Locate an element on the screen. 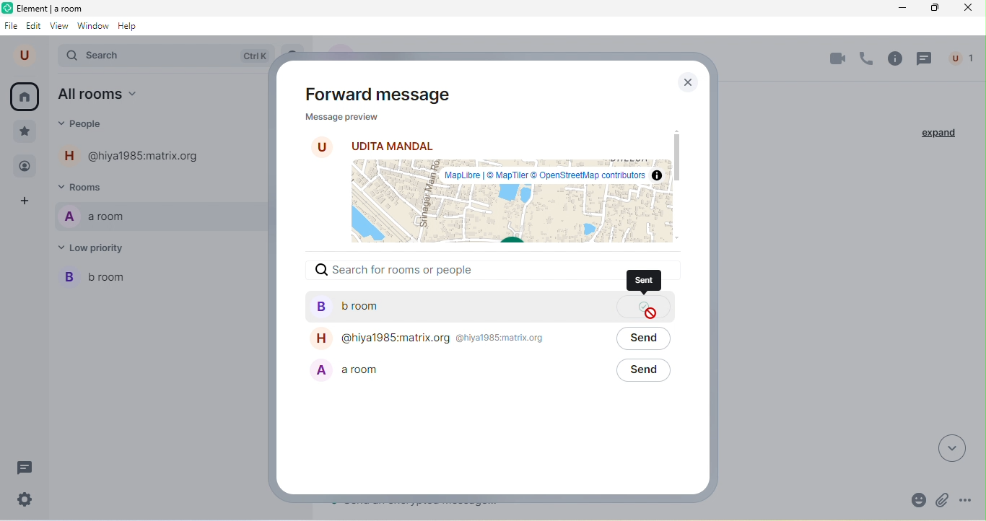 The width and height of the screenshot is (986, 521). people is located at coordinates (964, 58).